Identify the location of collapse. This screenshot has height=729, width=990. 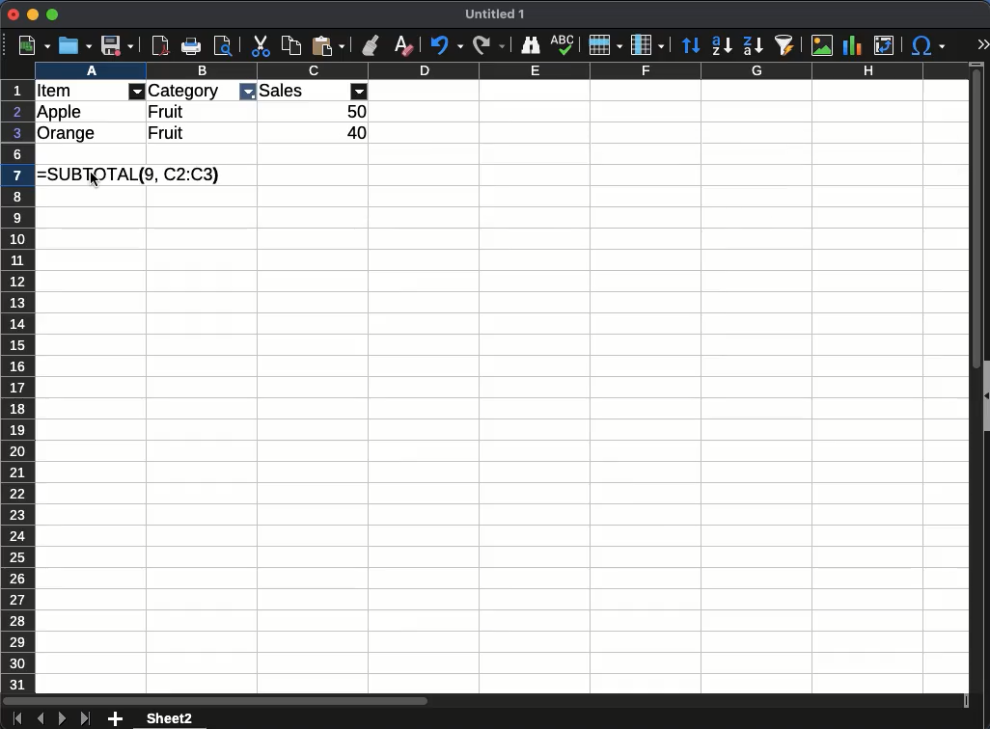
(984, 394).